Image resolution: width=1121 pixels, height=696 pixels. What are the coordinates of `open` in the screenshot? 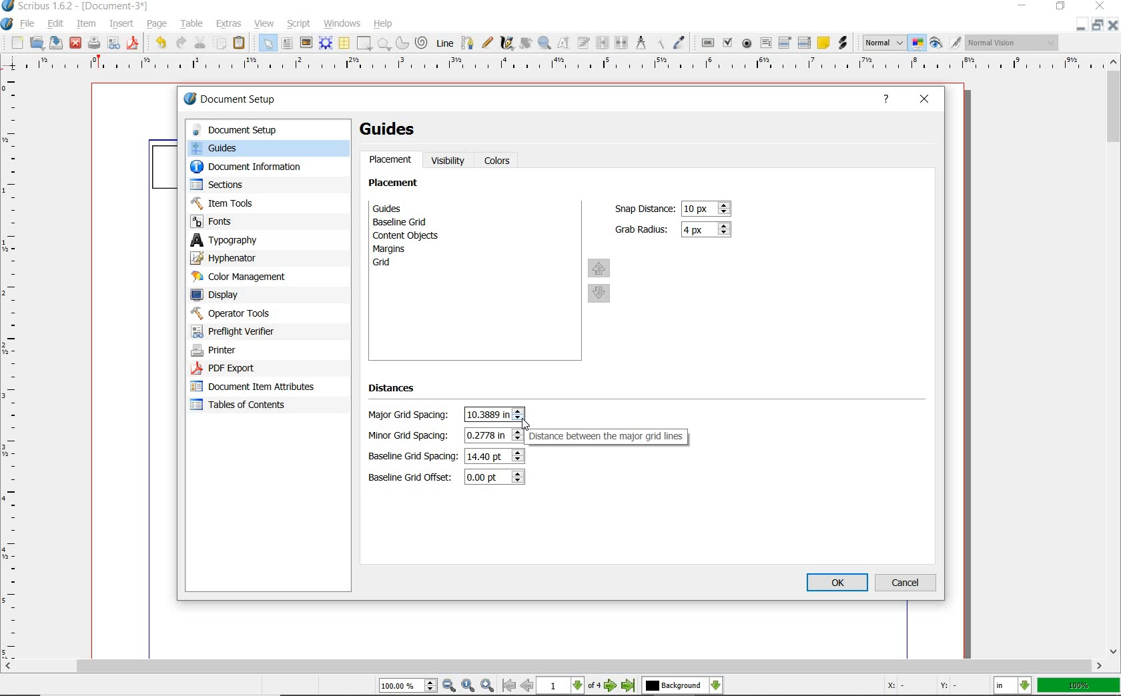 It's located at (37, 43).